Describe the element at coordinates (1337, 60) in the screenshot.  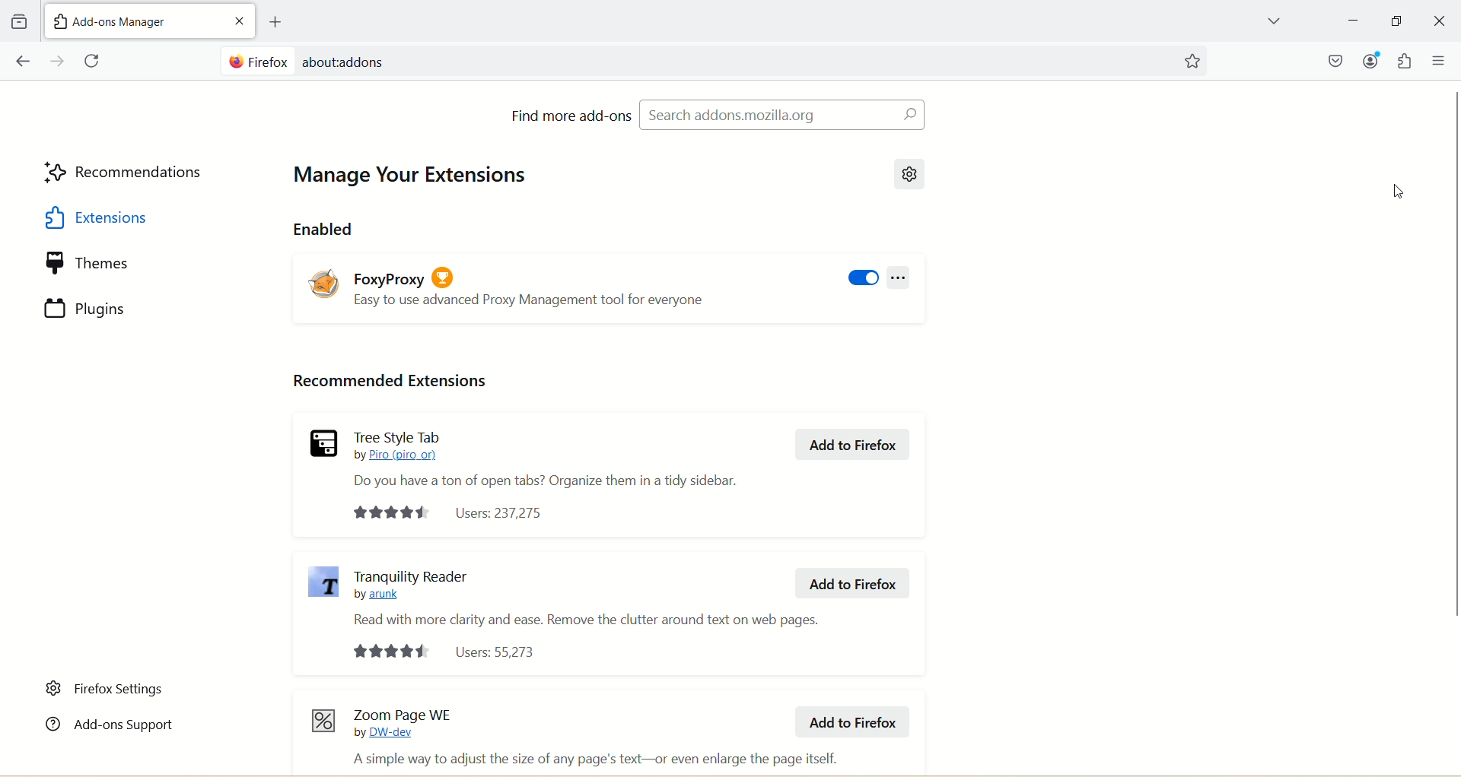
I see `Macsafe` at that location.